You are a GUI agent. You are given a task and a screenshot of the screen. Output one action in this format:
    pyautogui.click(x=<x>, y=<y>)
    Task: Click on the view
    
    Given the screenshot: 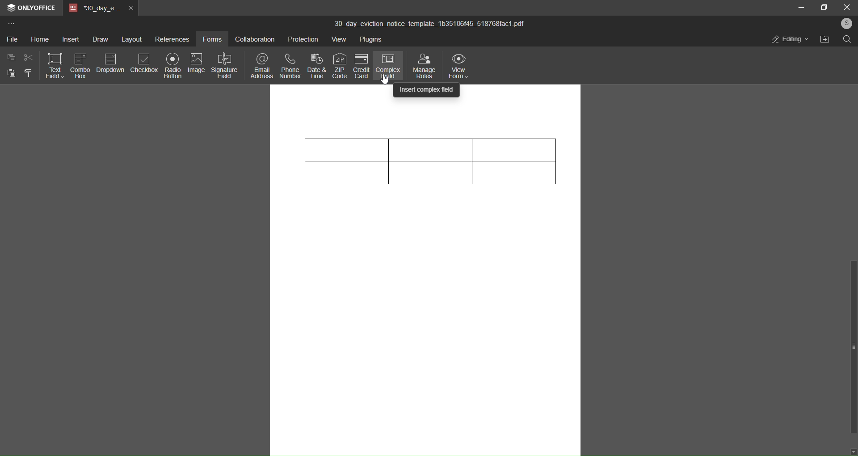 What is the action you would take?
    pyautogui.click(x=340, y=41)
    